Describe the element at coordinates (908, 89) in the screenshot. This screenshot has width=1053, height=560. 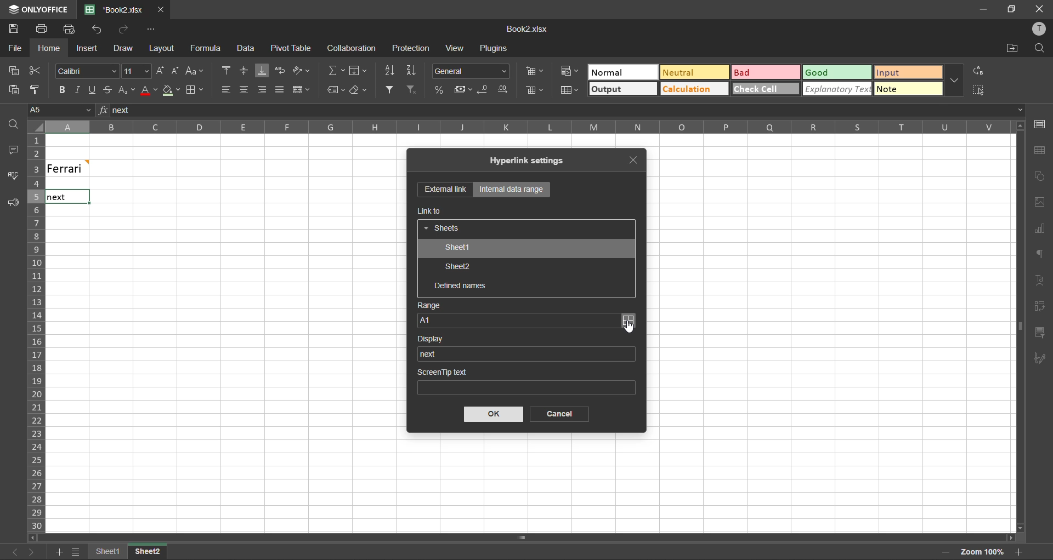
I see `note` at that location.